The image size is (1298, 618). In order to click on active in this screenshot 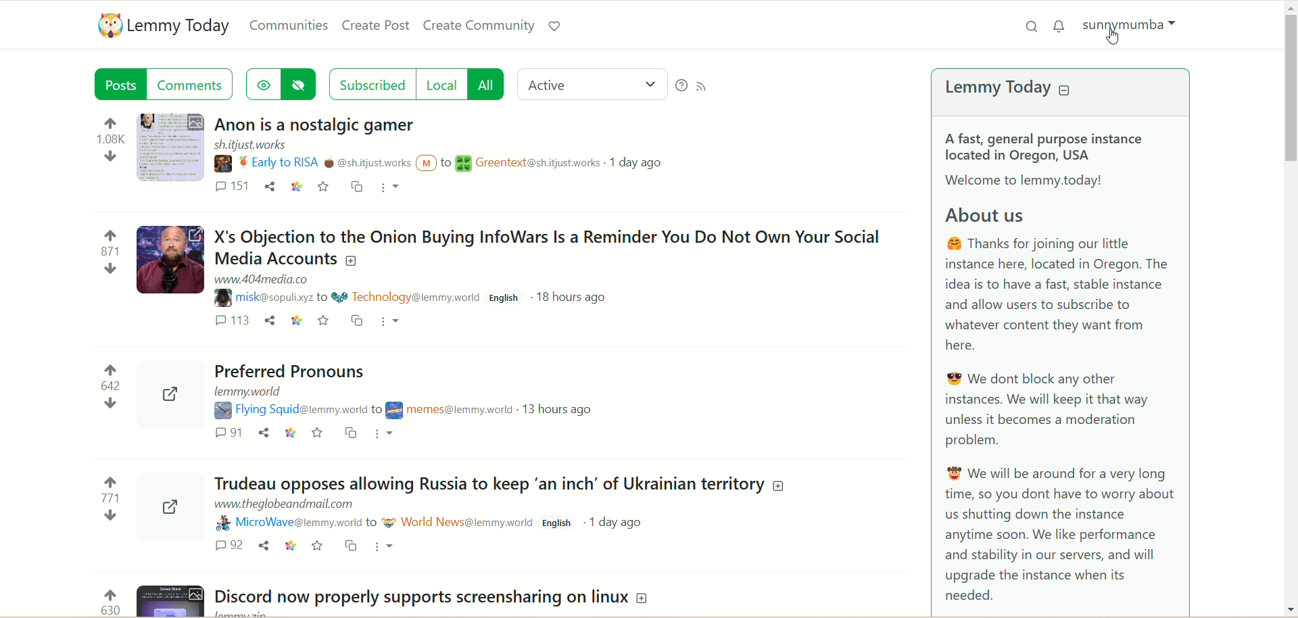, I will do `click(593, 83)`.